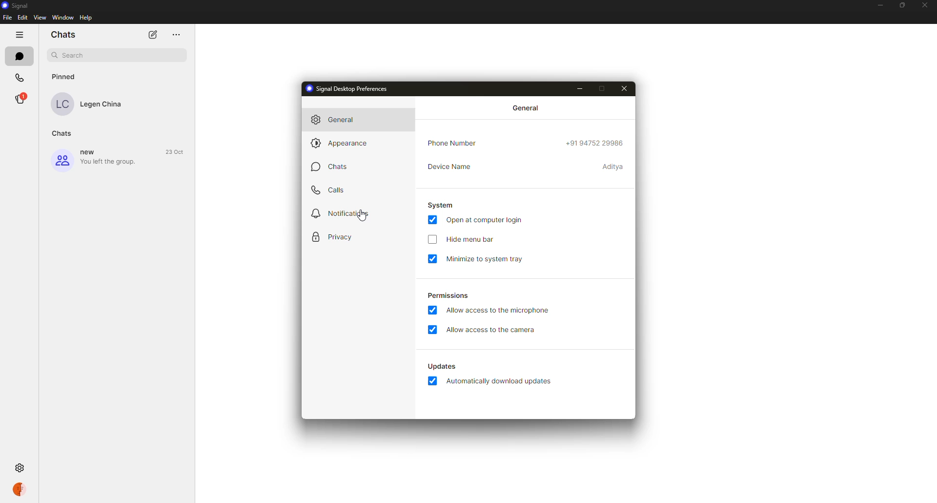 This screenshot has width=937, height=503. Describe the element at coordinates (23, 17) in the screenshot. I see `Edit` at that location.